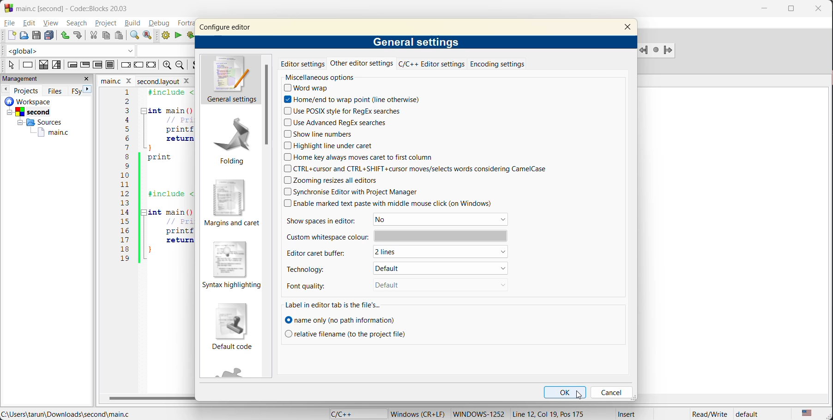  Describe the element at coordinates (177, 36) in the screenshot. I see `run` at that location.